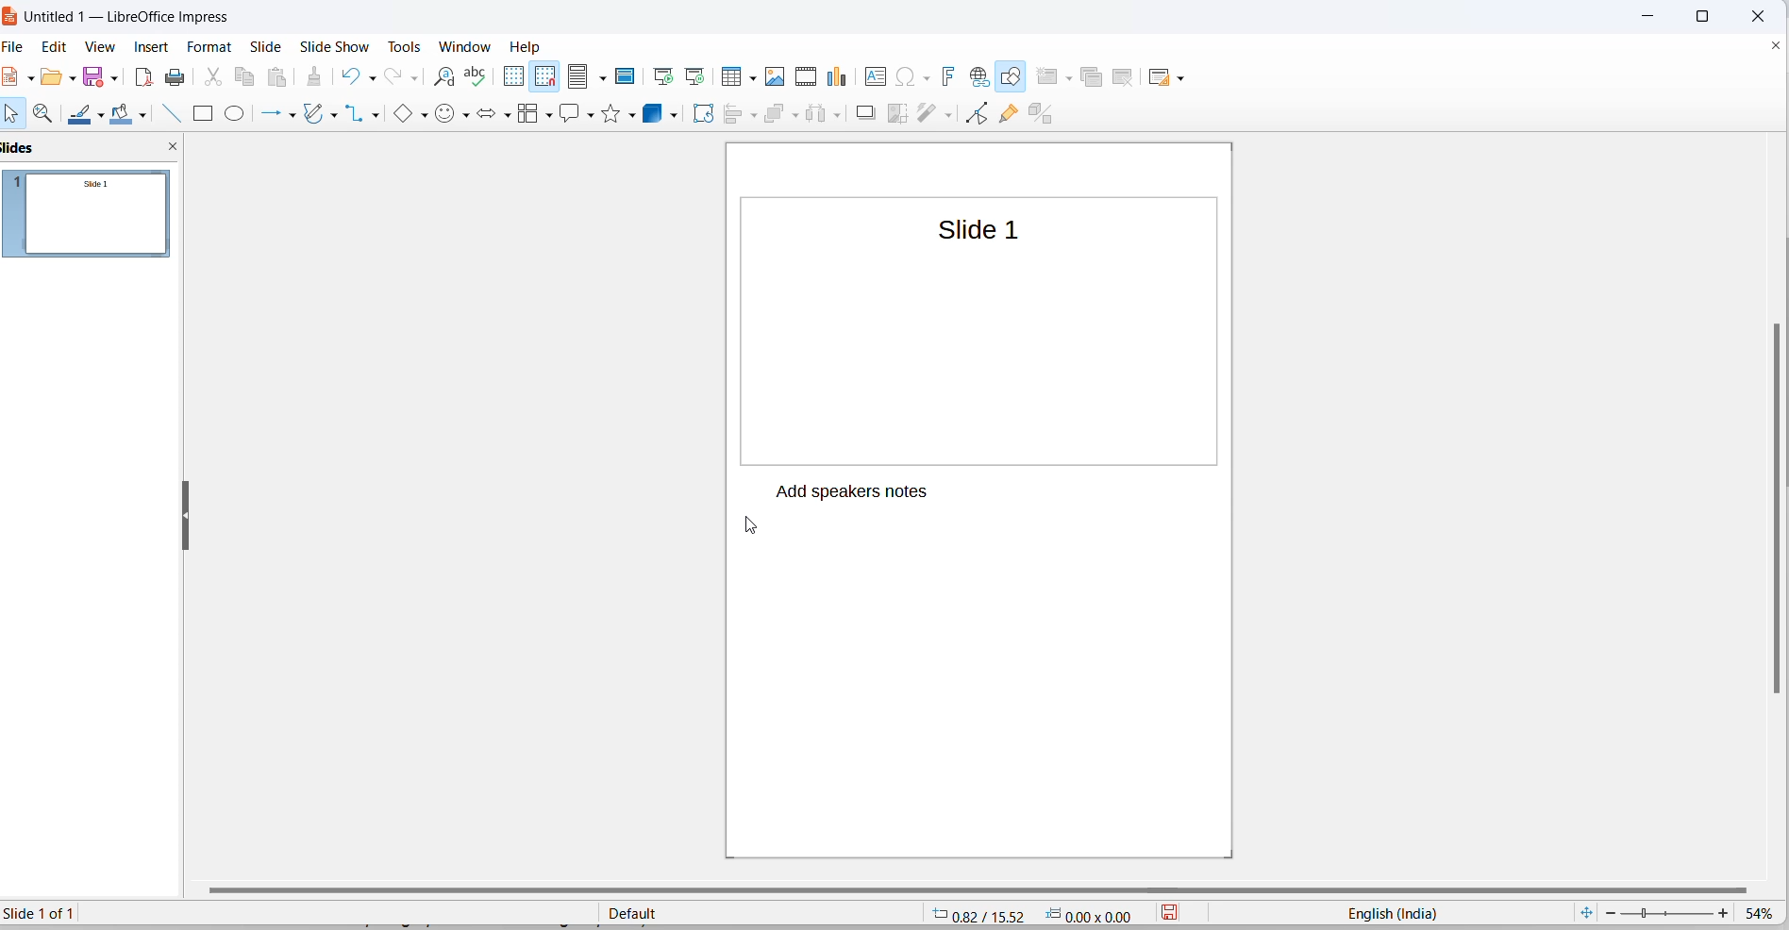 The width and height of the screenshot is (1789, 930). Describe the element at coordinates (752, 117) in the screenshot. I see `align options` at that location.